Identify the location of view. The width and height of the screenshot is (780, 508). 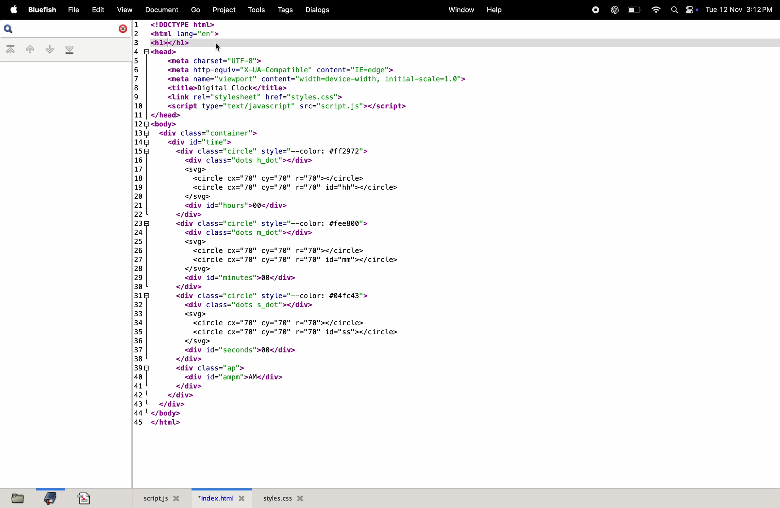
(124, 10).